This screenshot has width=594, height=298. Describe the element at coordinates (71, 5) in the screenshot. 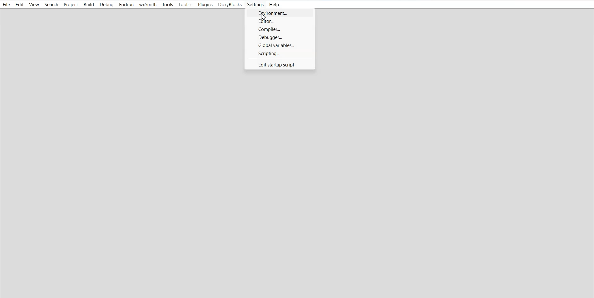

I see `Project` at that location.